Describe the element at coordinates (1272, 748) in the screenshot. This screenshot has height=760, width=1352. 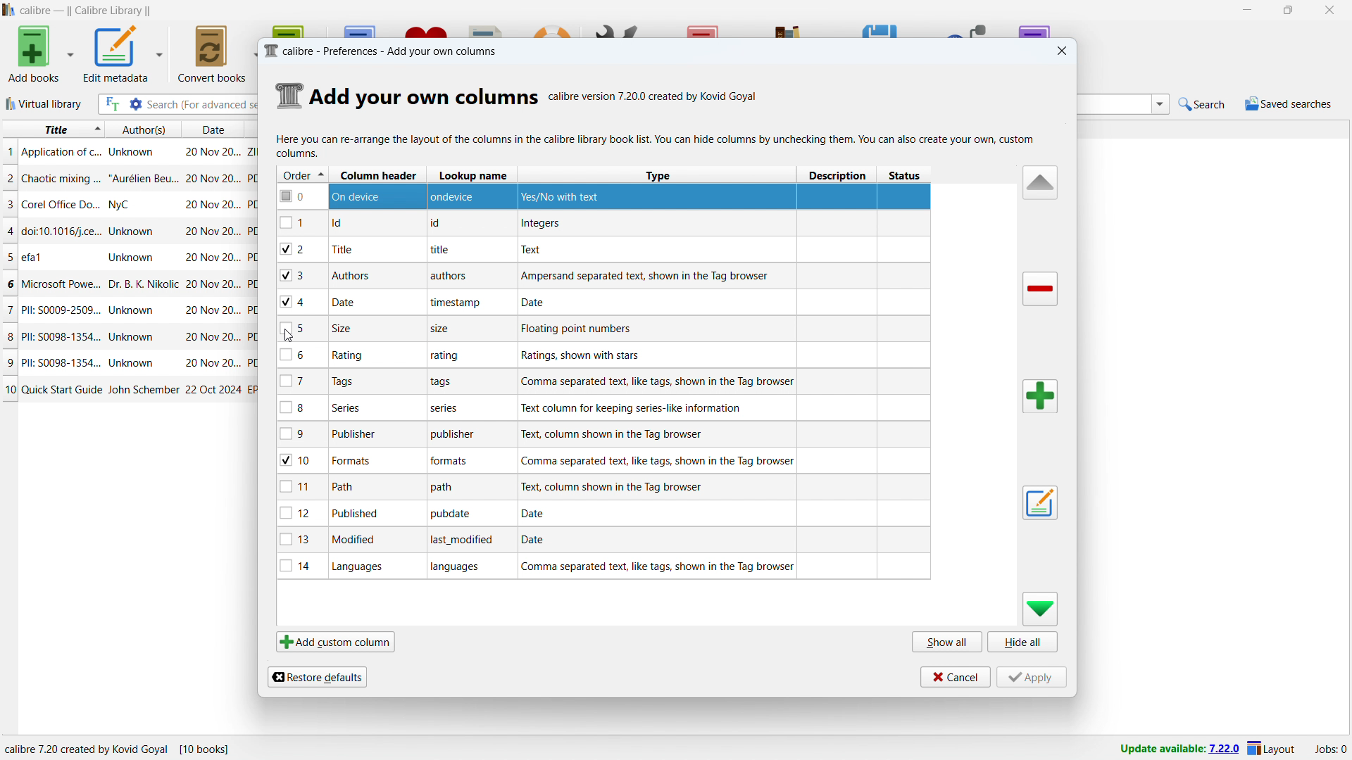
I see `Layout` at that location.